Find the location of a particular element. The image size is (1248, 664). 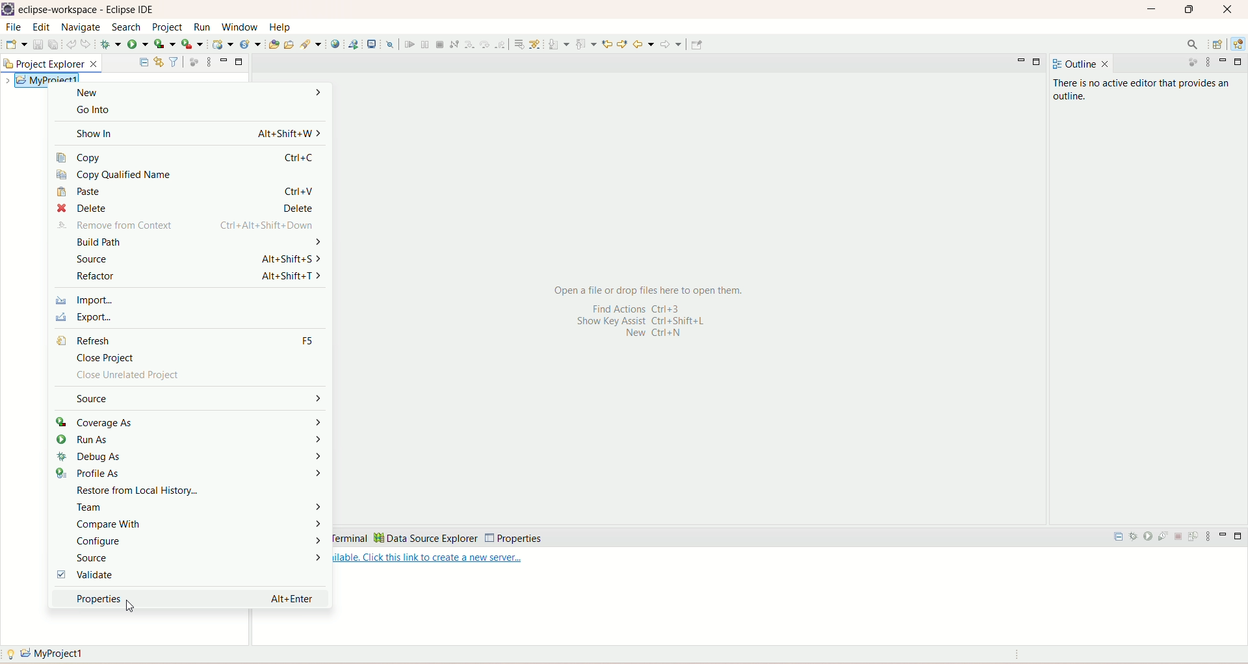

focus on active task is located at coordinates (192, 61).